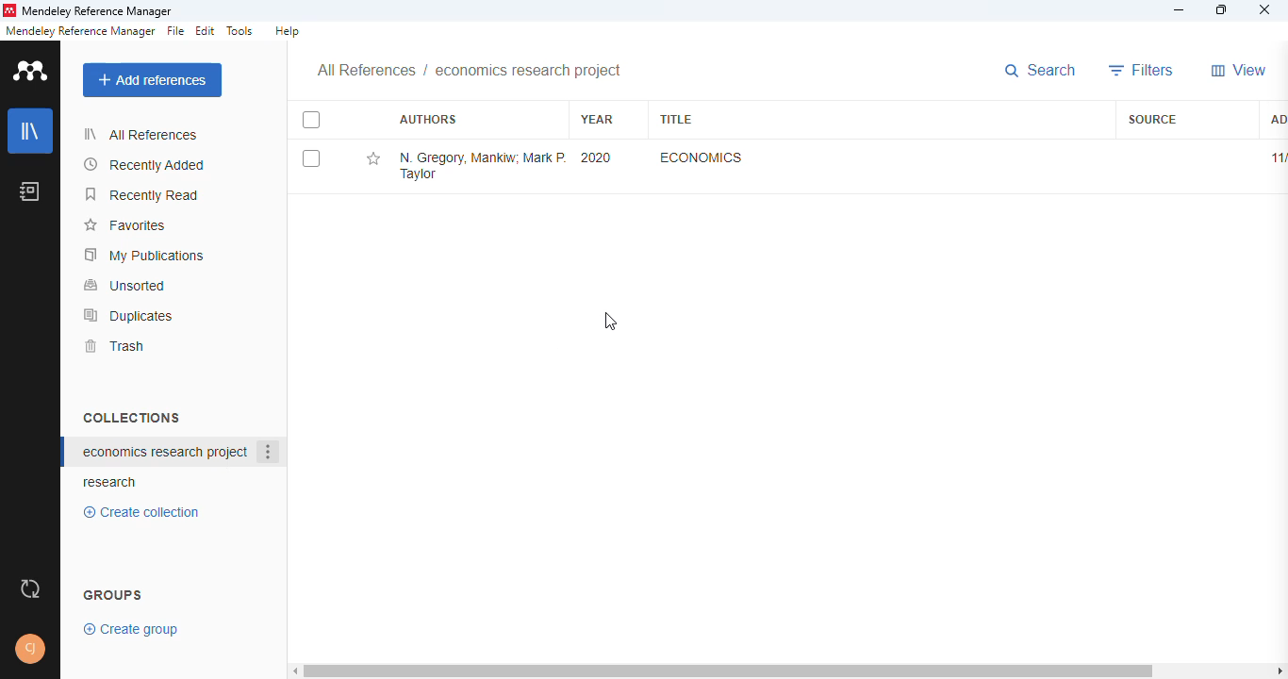 The width and height of the screenshot is (1288, 679). What do you see at coordinates (677, 120) in the screenshot?
I see `title` at bounding box center [677, 120].